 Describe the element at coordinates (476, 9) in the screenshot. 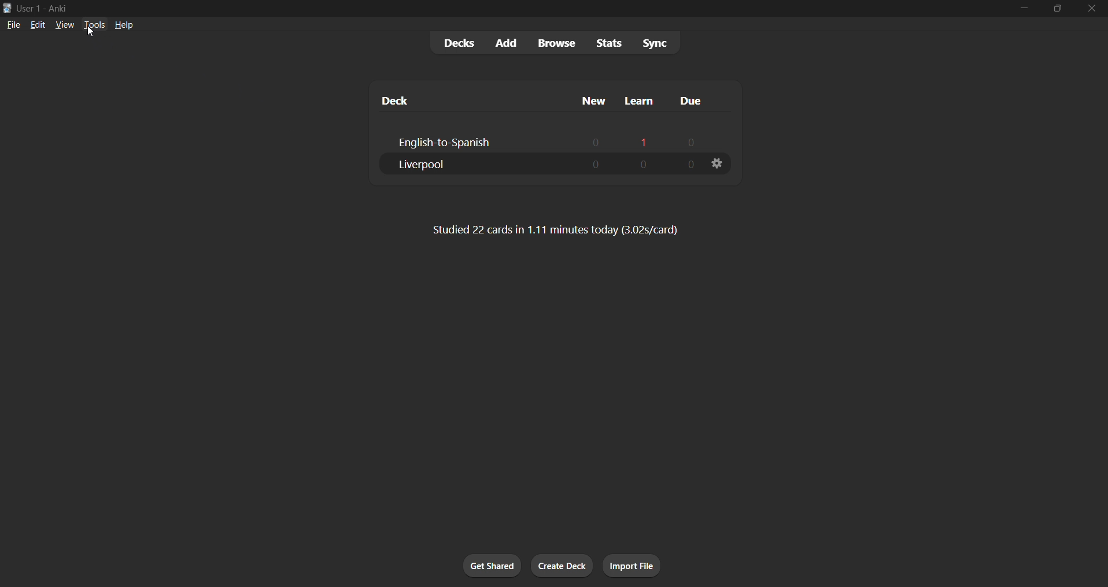

I see `title bar` at that location.